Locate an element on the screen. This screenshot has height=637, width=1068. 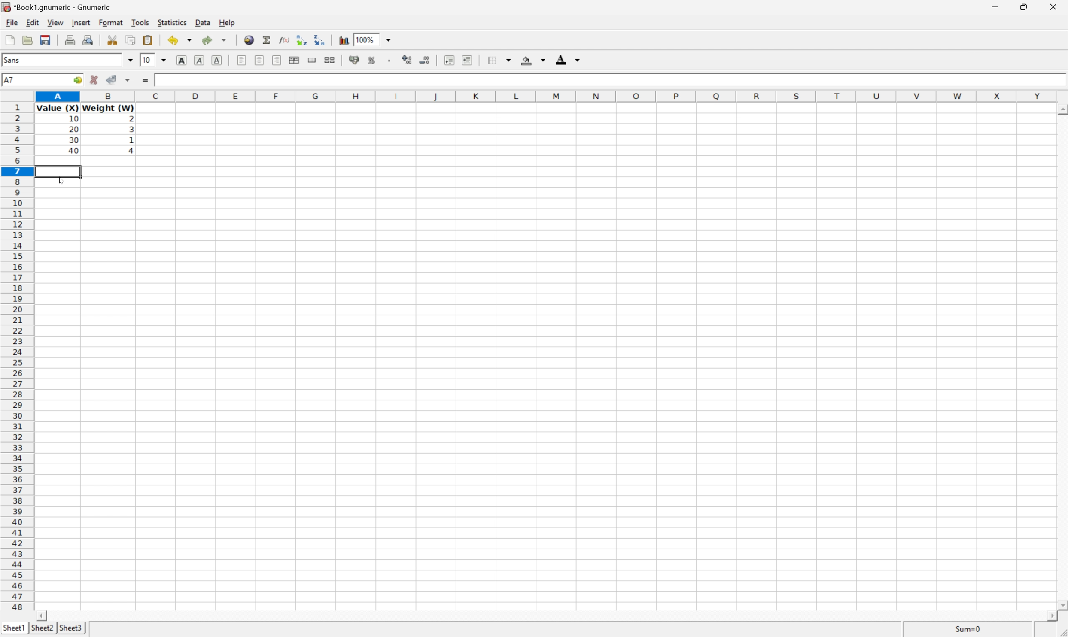
Go to is located at coordinates (78, 80).